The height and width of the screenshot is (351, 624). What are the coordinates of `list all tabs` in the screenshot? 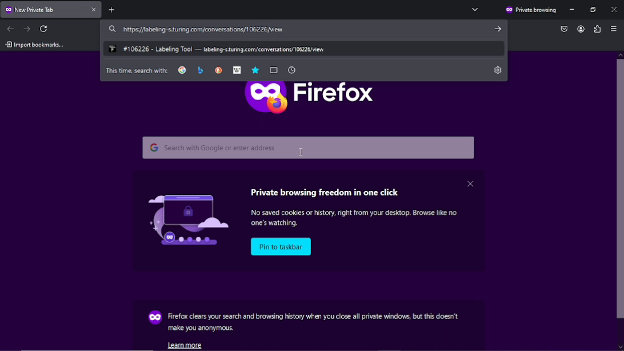 It's located at (475, 9).